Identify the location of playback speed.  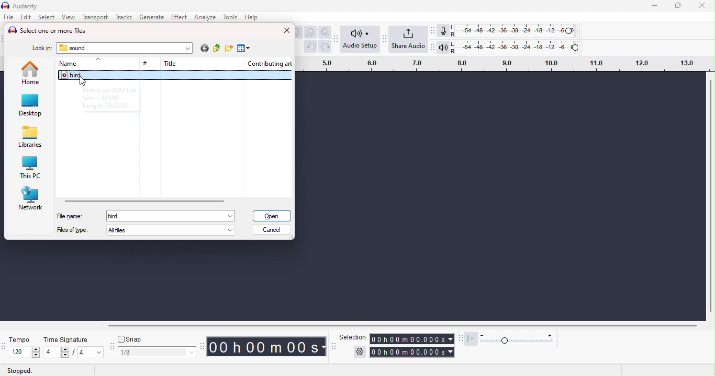
(519, 339).